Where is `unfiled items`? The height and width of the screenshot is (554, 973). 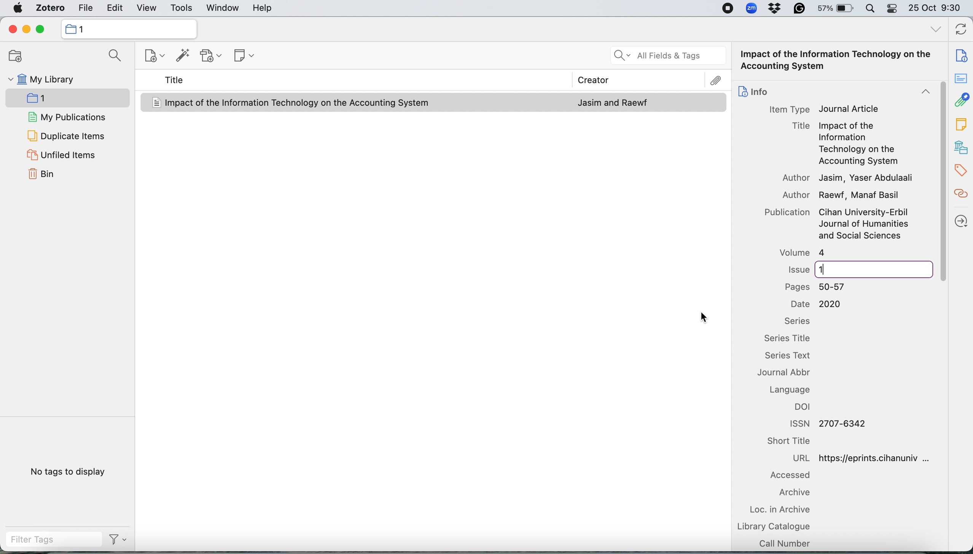
unfiled items is located at coordinates (66, 154).